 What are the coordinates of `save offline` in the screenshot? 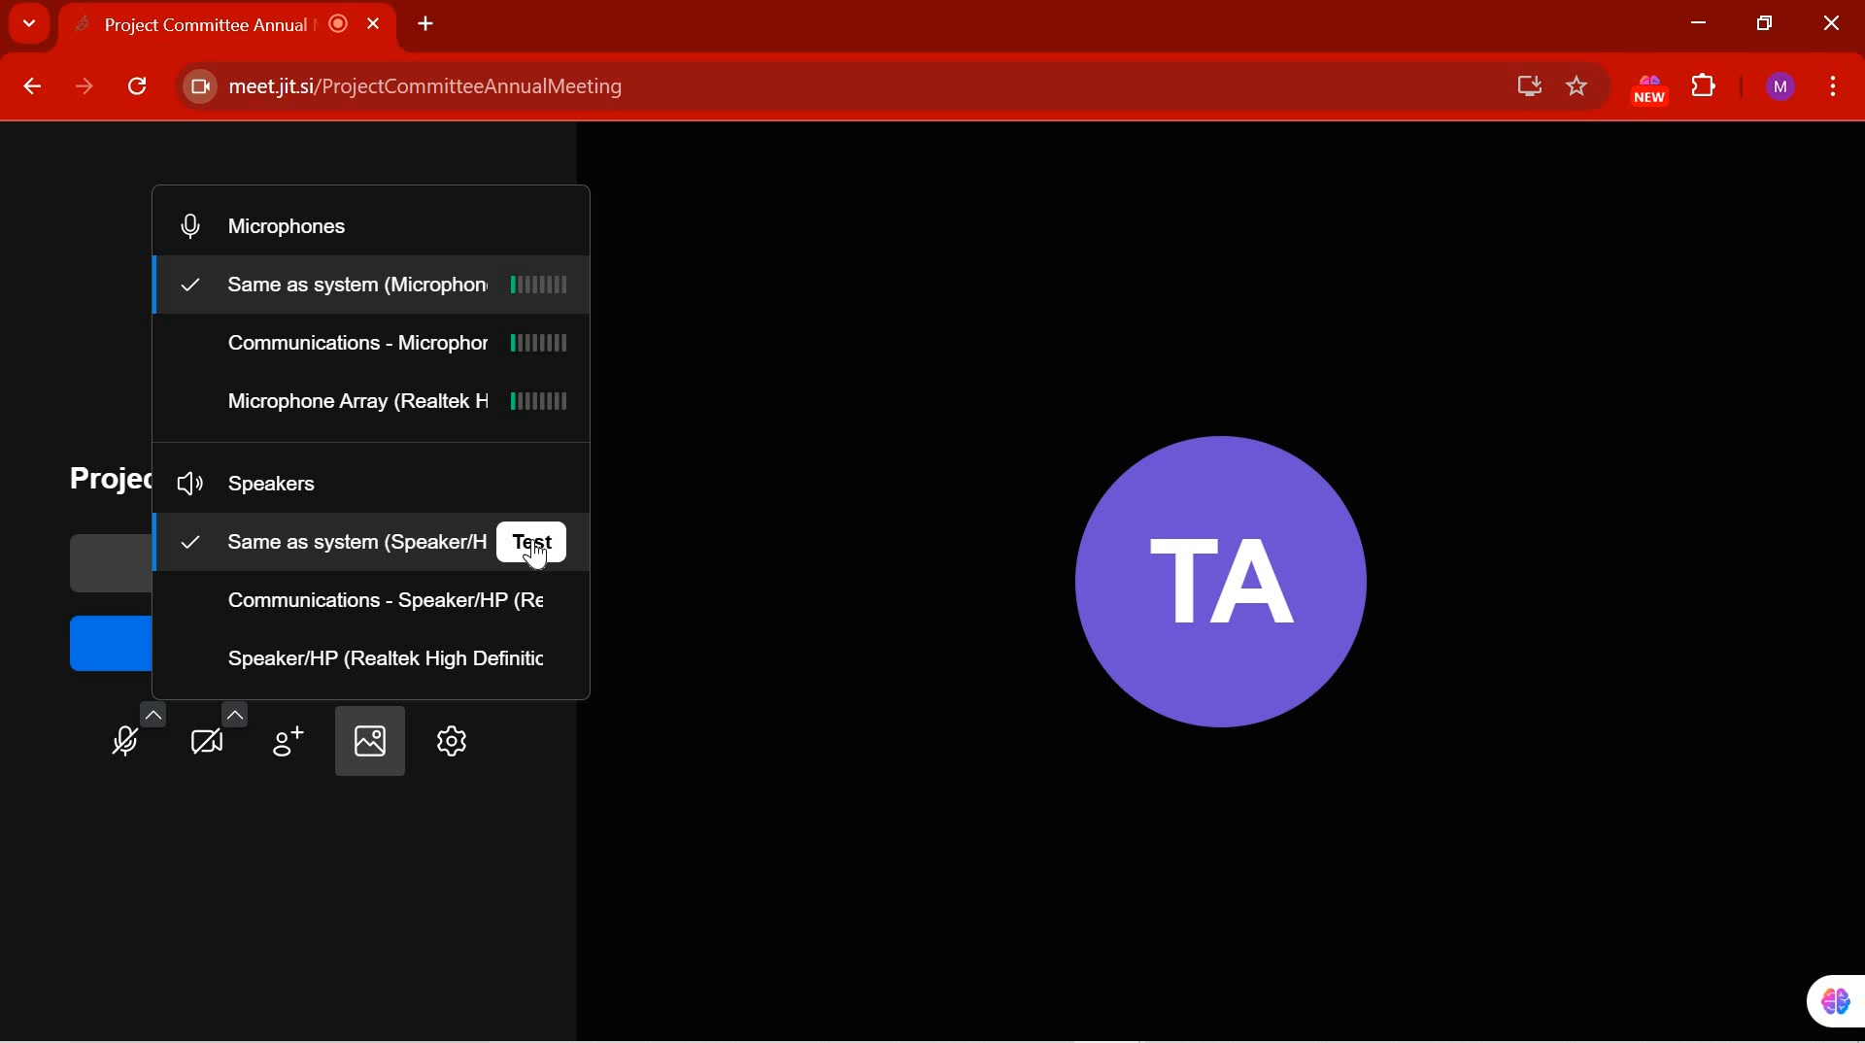 It's located at (1521, 85).